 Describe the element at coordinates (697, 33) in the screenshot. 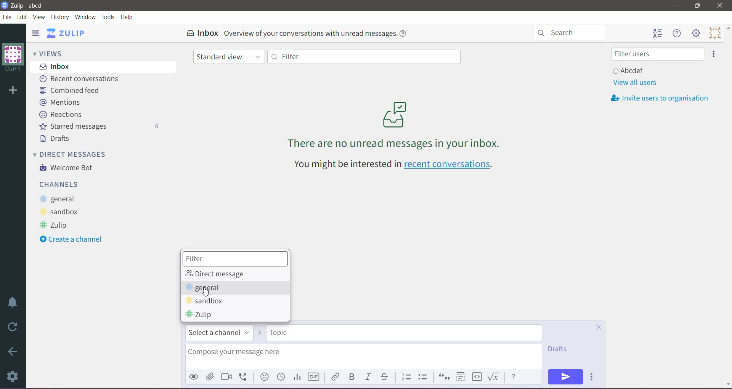

I see `Main Menu` at that location.